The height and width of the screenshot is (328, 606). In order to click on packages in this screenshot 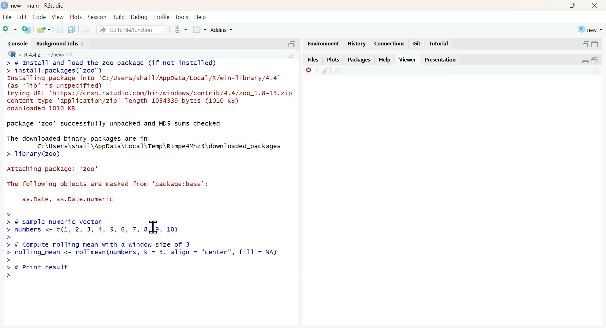, I will do `click(359, 60)`.